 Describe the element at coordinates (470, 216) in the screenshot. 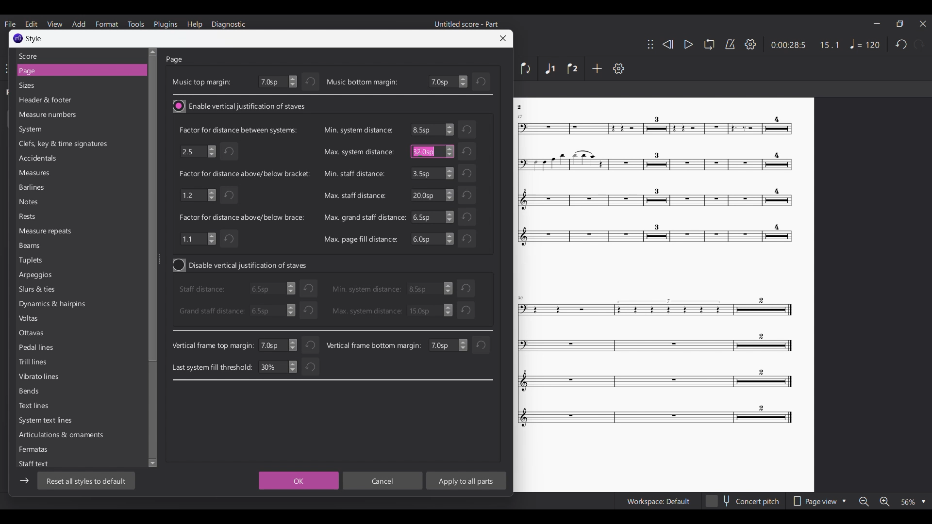

I see `` at that location.